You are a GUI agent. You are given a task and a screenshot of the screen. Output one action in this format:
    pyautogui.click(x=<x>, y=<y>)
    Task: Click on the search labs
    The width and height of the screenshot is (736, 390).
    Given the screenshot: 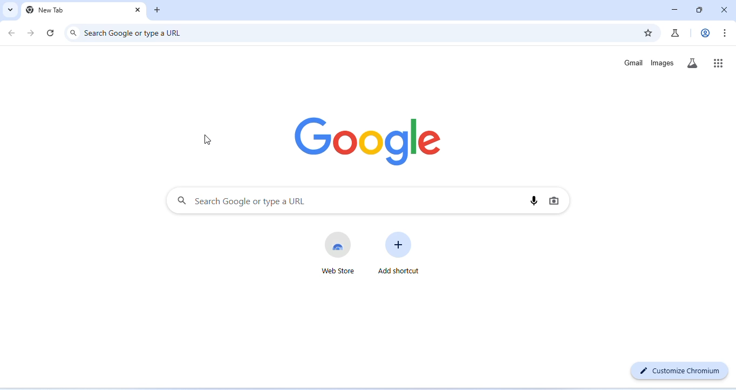 What is the action you would take?
    pyautogui.click(x=692, y=64)
    